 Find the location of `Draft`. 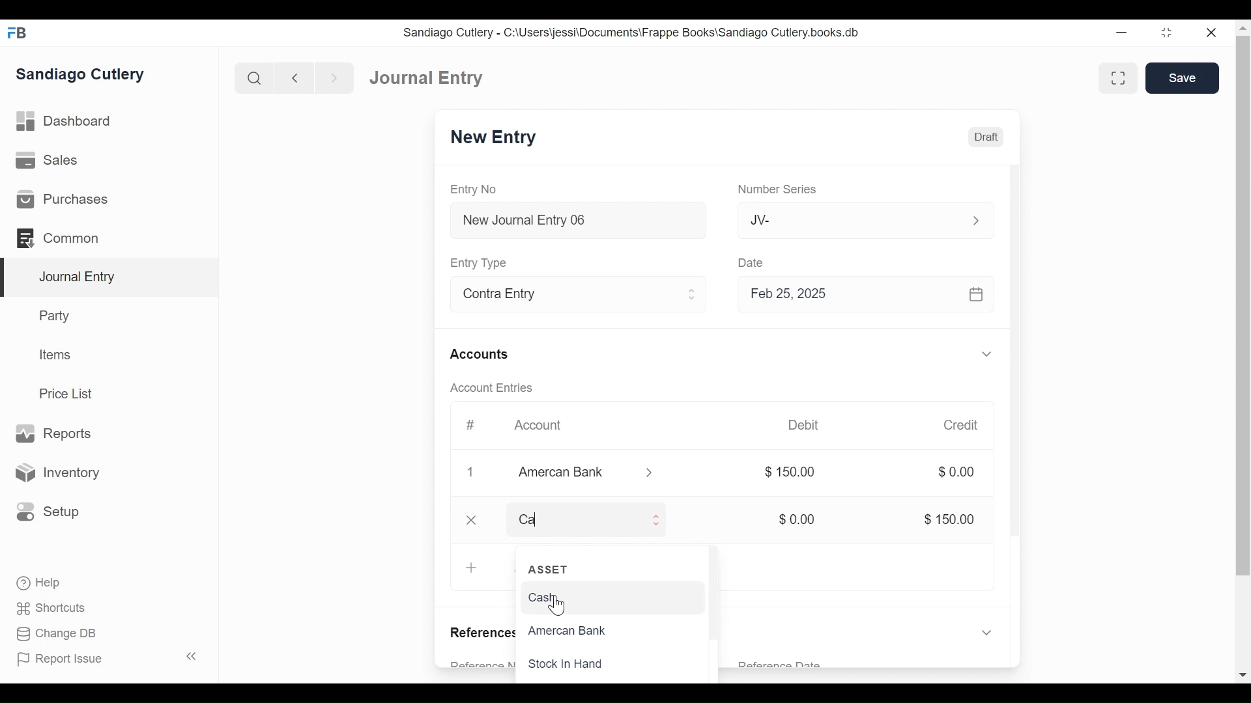

Draft is located at coordinates (987, 137).